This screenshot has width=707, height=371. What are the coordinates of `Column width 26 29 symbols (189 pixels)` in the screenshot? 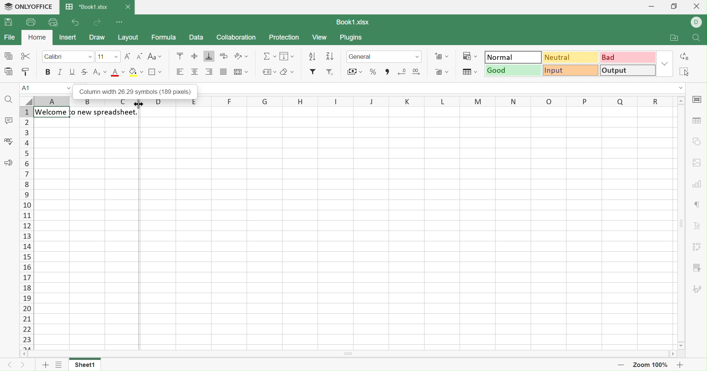 It's located at (133, 89).